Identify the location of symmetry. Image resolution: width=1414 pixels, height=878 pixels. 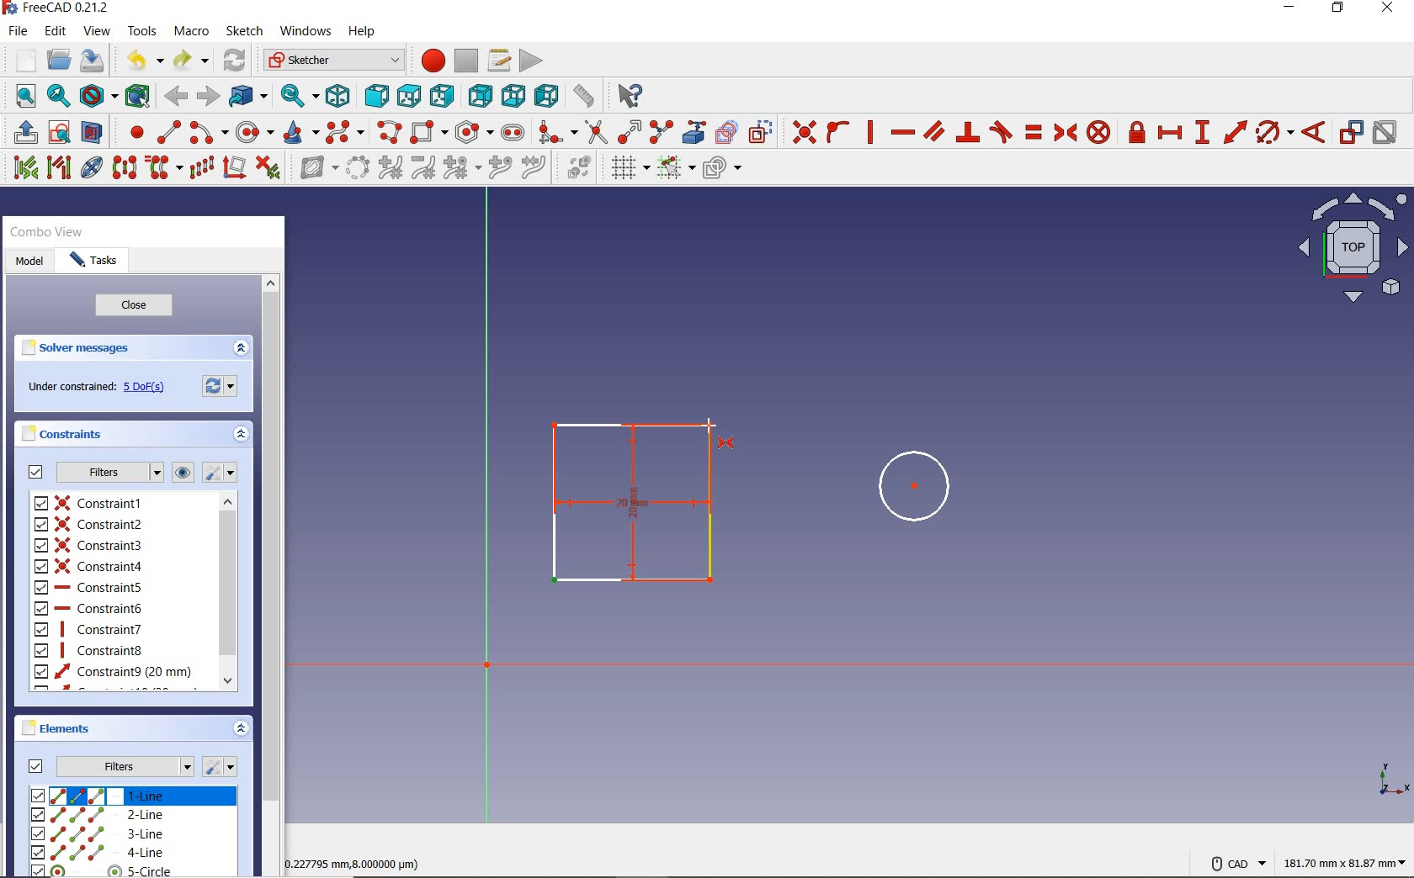
(125, 170).